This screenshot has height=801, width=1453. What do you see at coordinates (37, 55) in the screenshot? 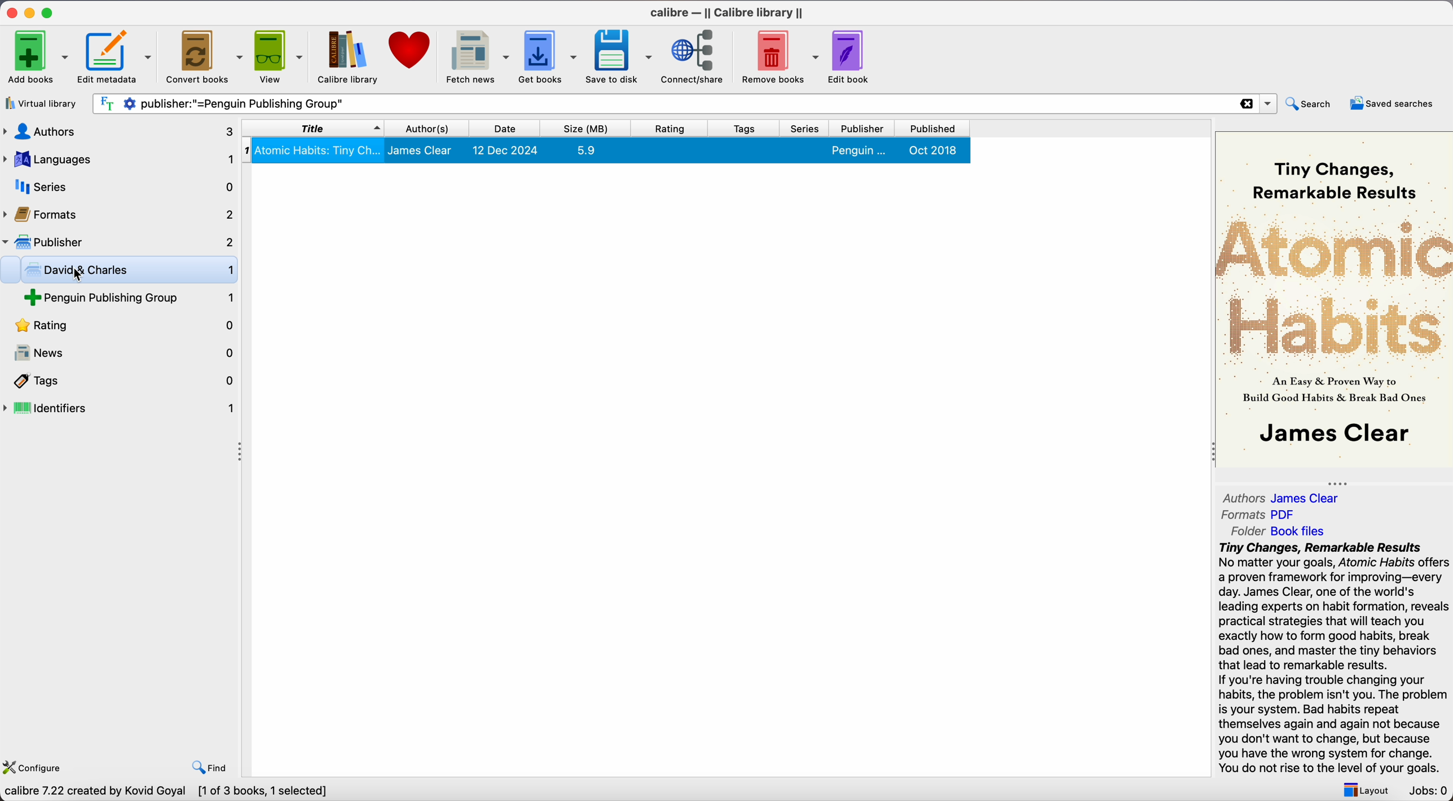
I see `add books` at bounding box center [37, 55].